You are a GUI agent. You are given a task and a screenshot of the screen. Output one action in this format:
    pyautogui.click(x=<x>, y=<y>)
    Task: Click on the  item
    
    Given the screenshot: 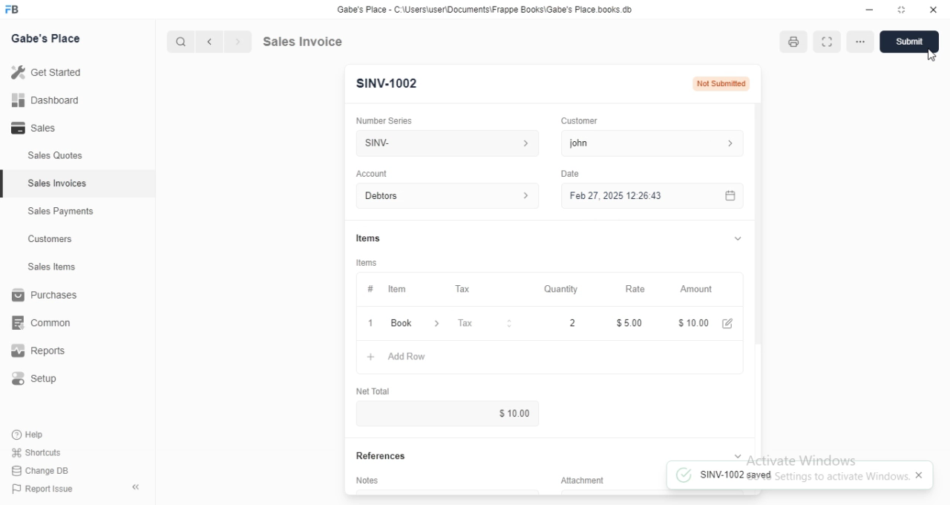 What is the action you would take?
    pyautogui.click(x=399, y=289)
    